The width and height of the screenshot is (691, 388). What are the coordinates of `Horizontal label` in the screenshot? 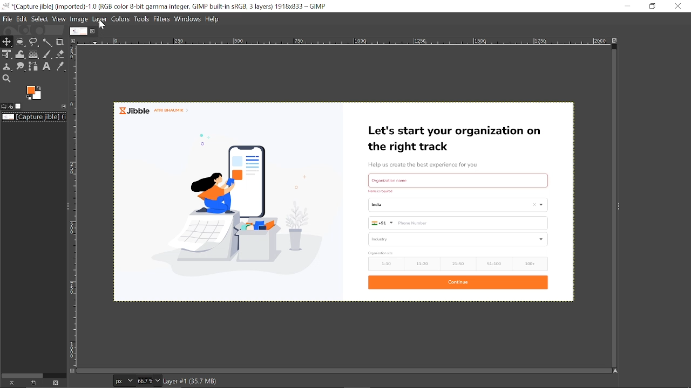 It's located at (343, 42).